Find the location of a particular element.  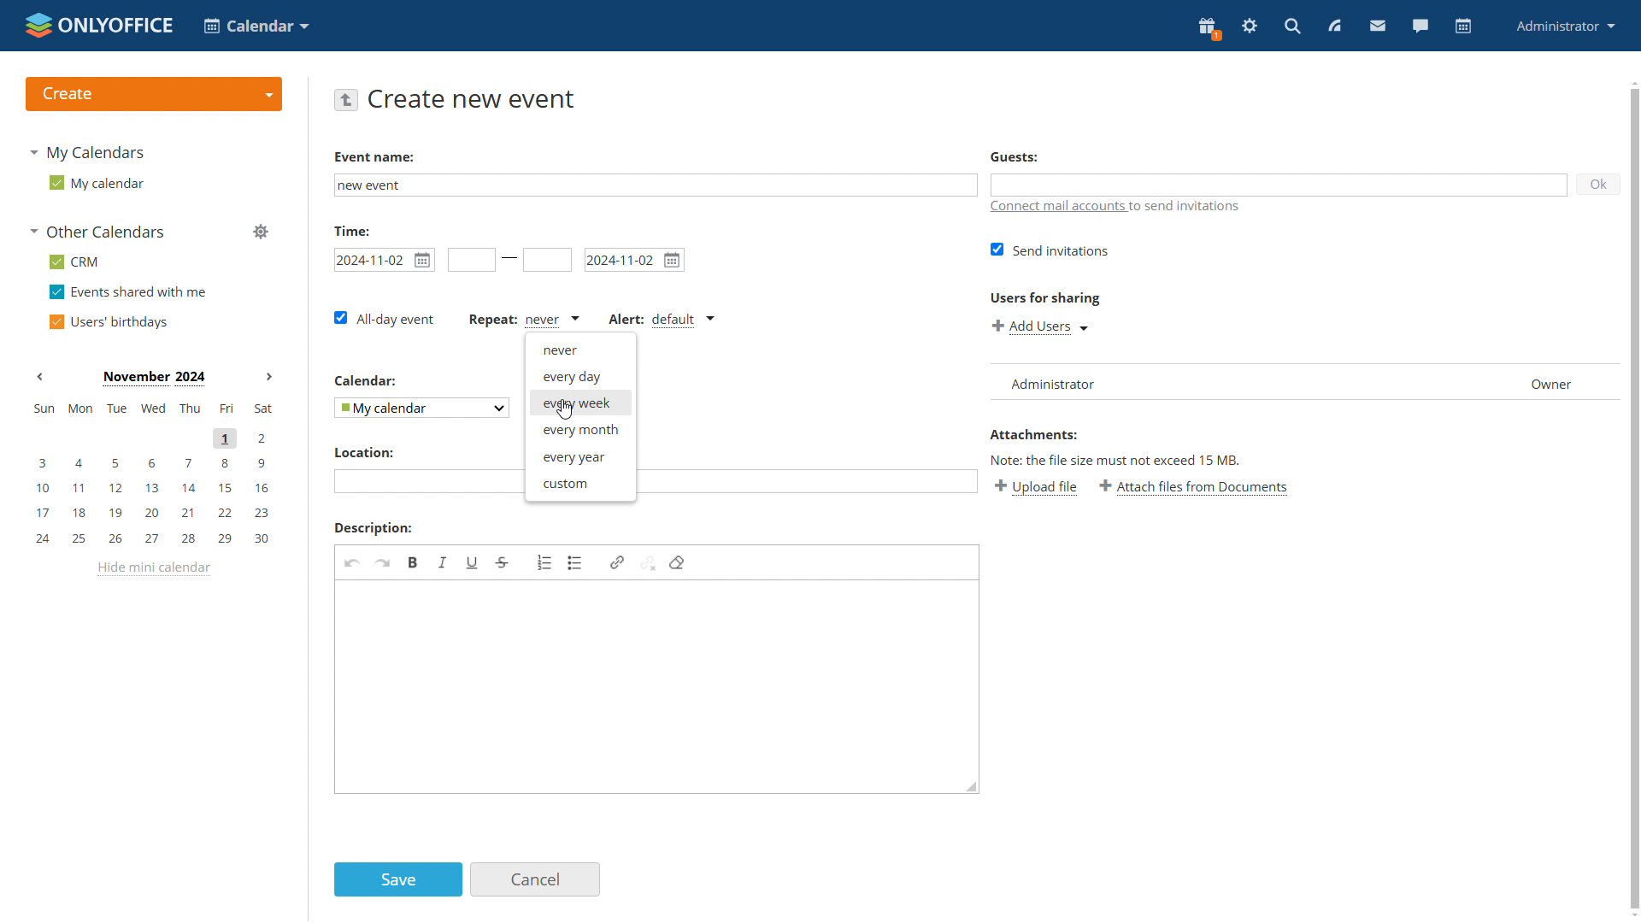

italic is located at coordinates (444, 563).